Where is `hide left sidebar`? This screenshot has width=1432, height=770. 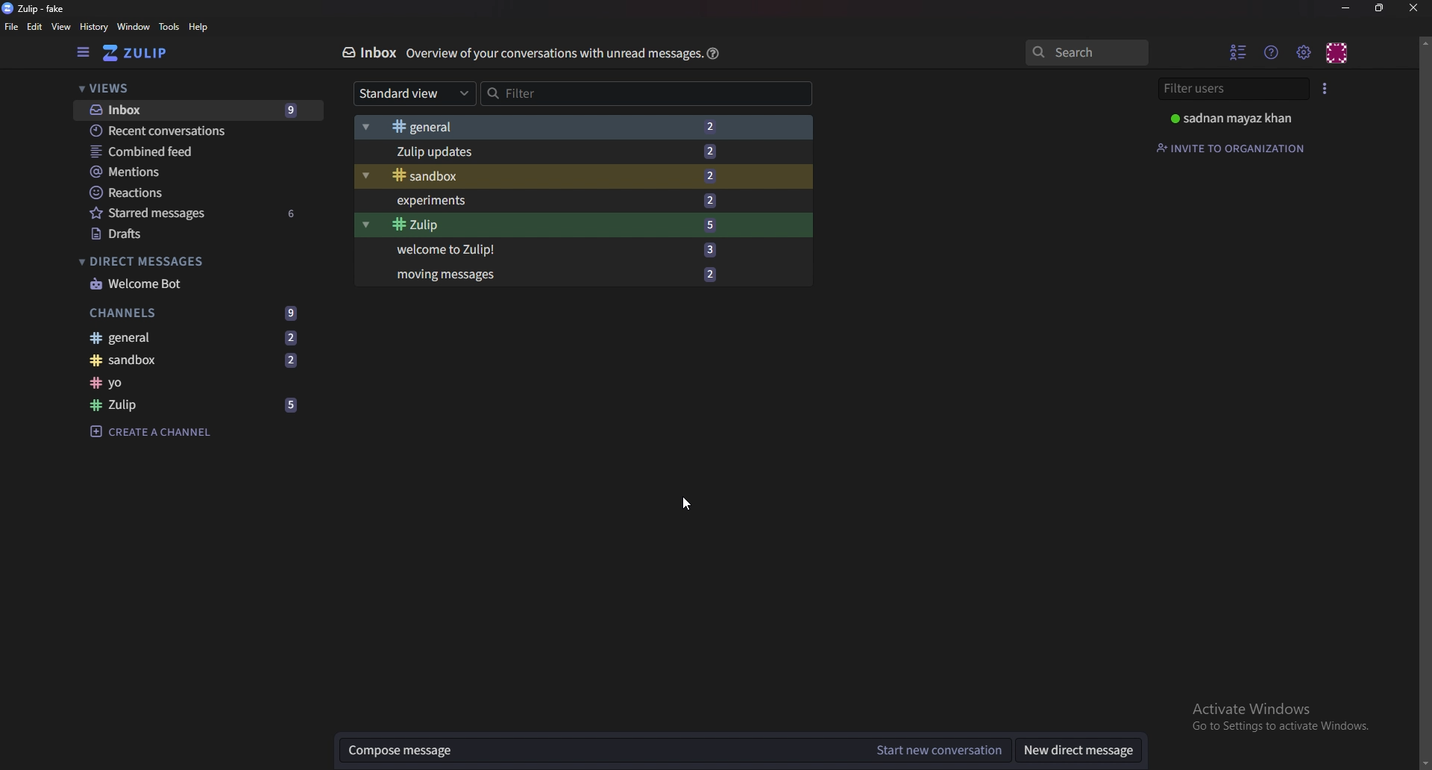
hide left sidebar is located at coordinates (82, 51).